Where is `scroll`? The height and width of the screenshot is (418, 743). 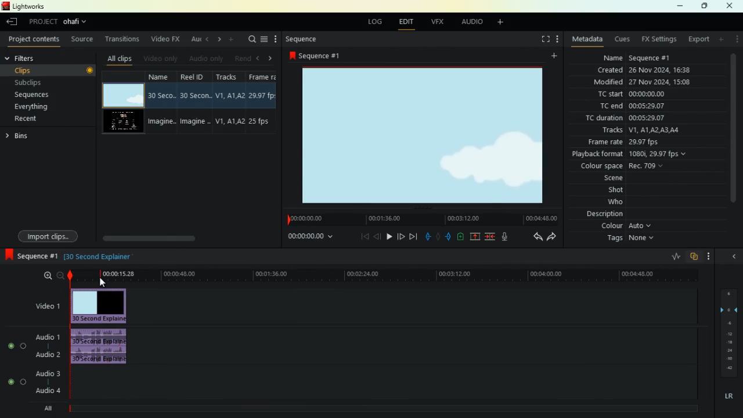 scroll is located at coordinates (730, 128).